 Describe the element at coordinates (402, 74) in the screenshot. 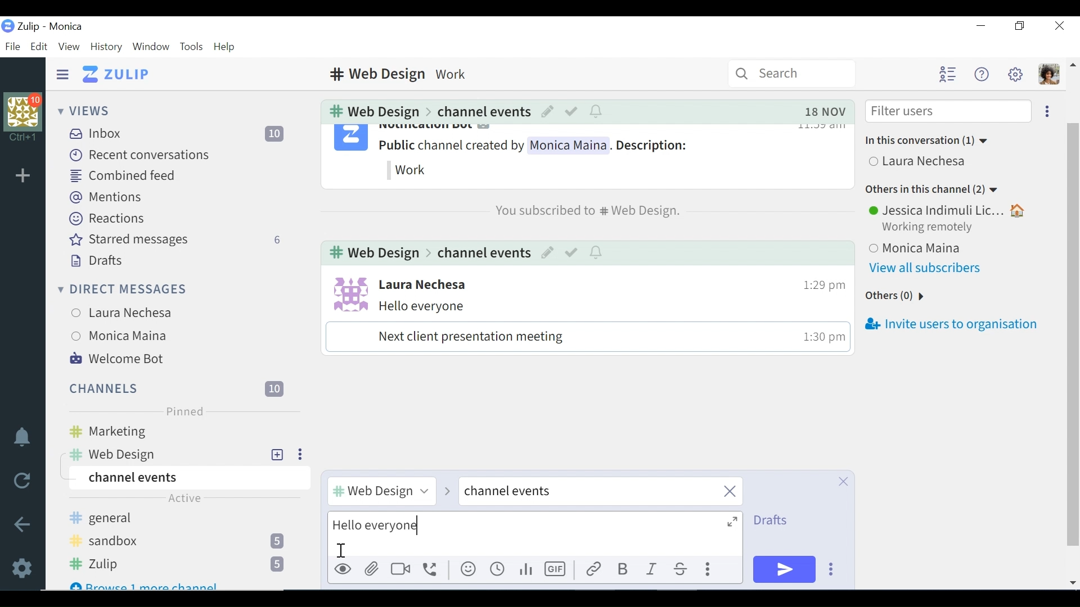

I see `web design Channel description` at that location.